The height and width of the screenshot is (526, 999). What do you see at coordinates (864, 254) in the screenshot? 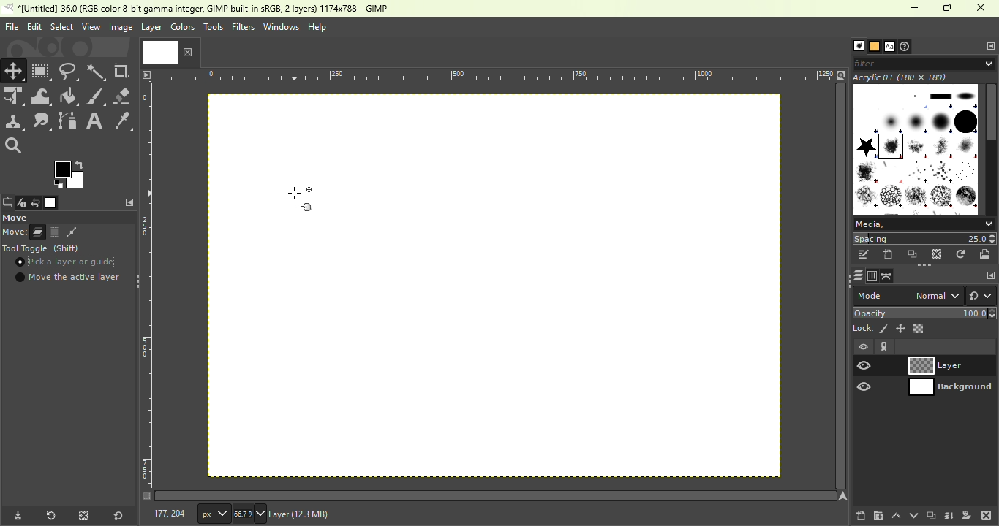
I see `Edit this brush` at bounding box center [864, 254].